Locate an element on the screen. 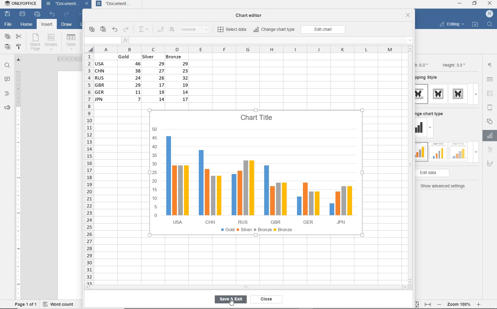 This screenshot has height=309, width=497. redo is located at coordinates (66, 15).